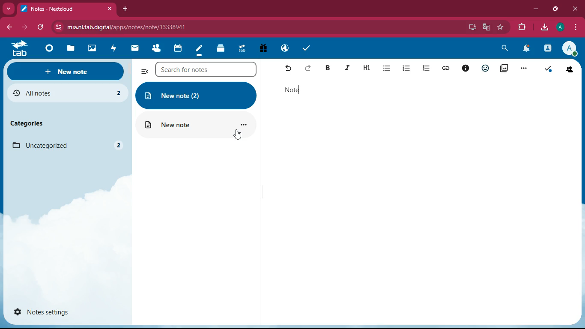 This screenshot has width=585, height=329. What do you see at coordinates (555, 9) in the screenshot?
I see `maximize` at bounding box center [555, 9].